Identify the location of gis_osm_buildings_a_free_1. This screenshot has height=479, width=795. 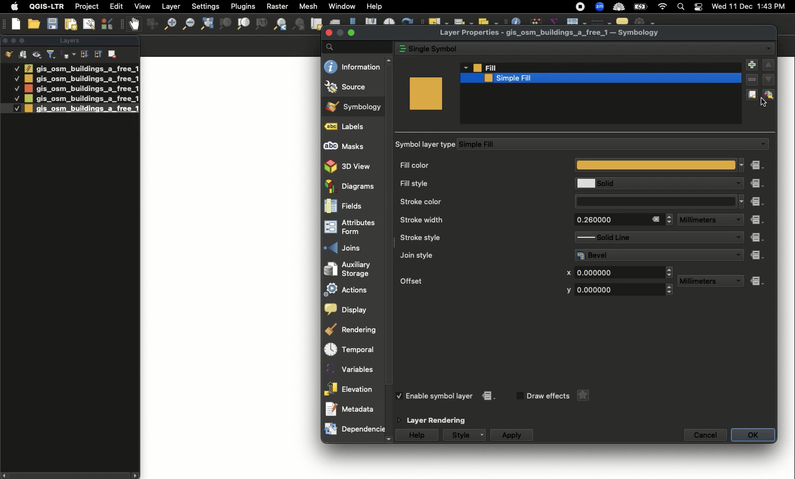
(81, 68).